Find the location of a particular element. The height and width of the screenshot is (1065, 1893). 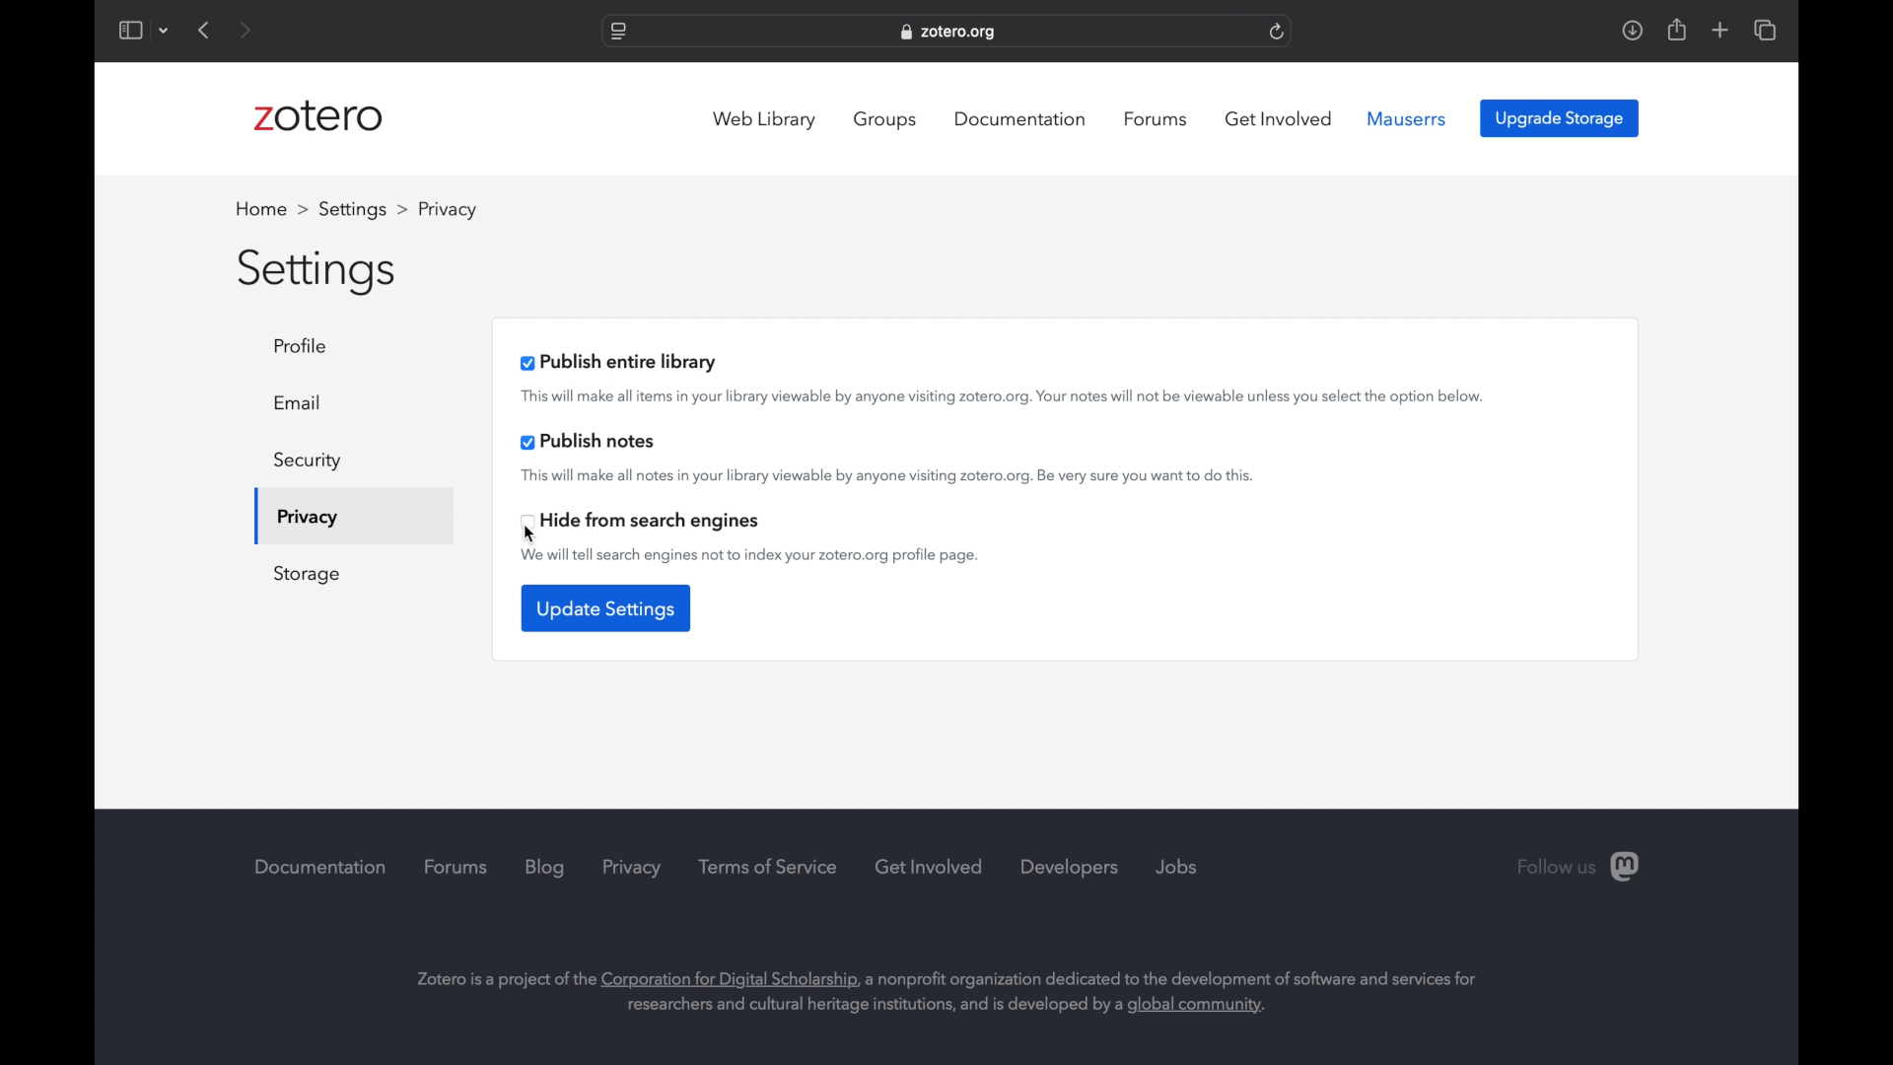

follow us is located at coordinates (1579, 868).